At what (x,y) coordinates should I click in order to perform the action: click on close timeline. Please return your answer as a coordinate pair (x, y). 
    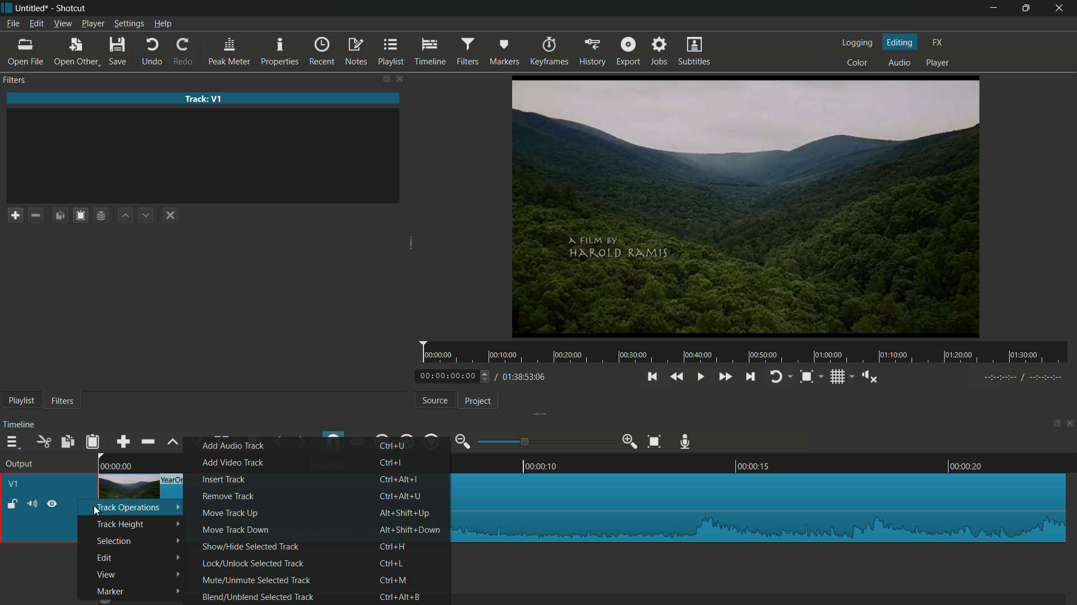
    Looking at the image, I should click on (1070, 425).